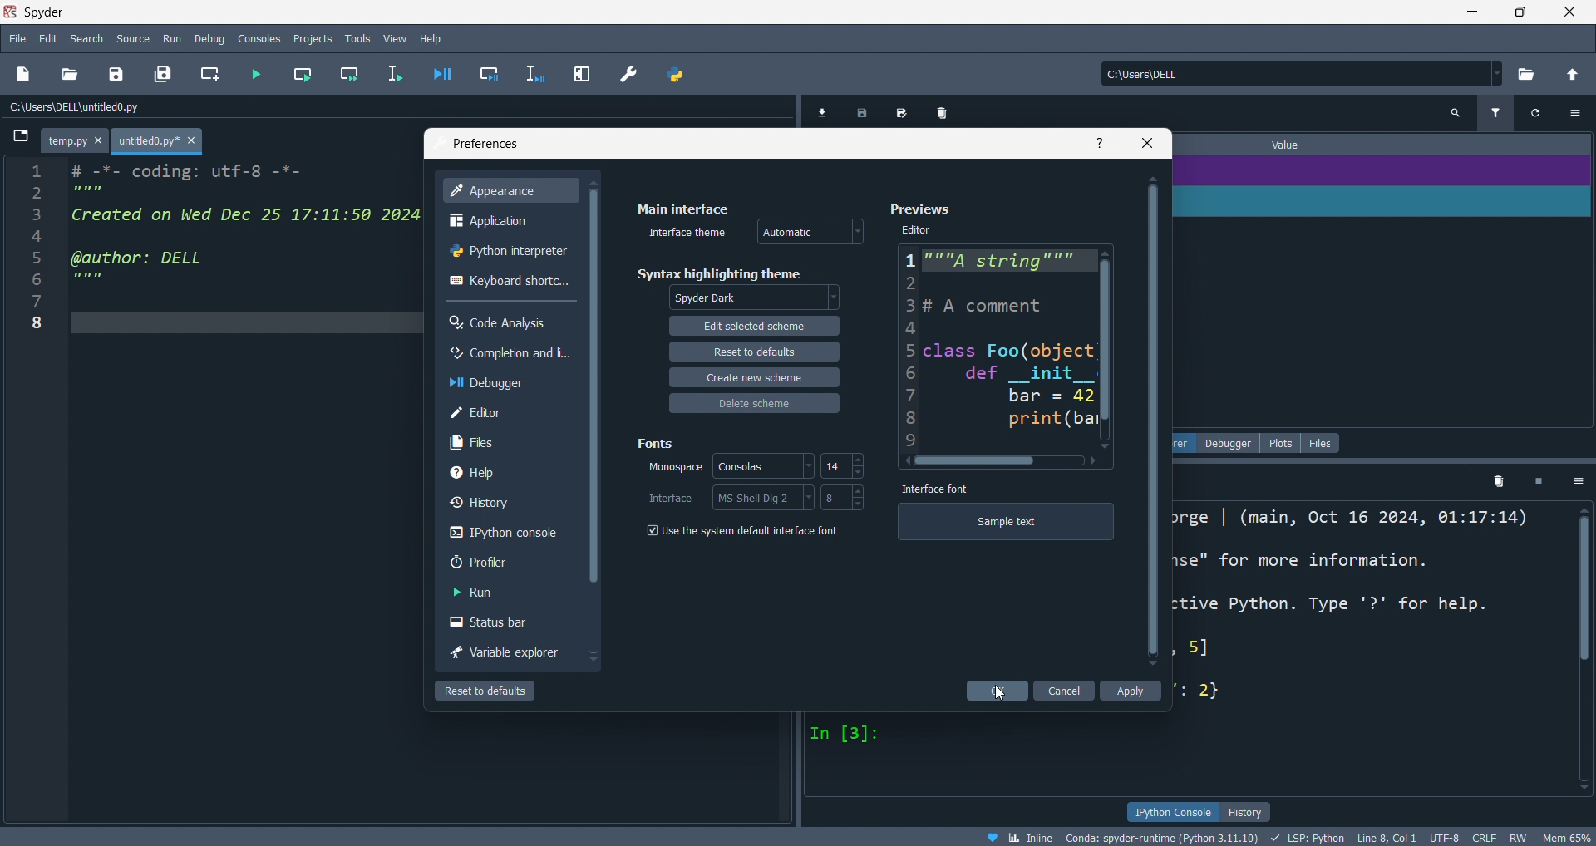 This screenshot has height=846, width=1596. Describe the element at coordinates (313, 38) in the screenshot. I see `projects` at that location.